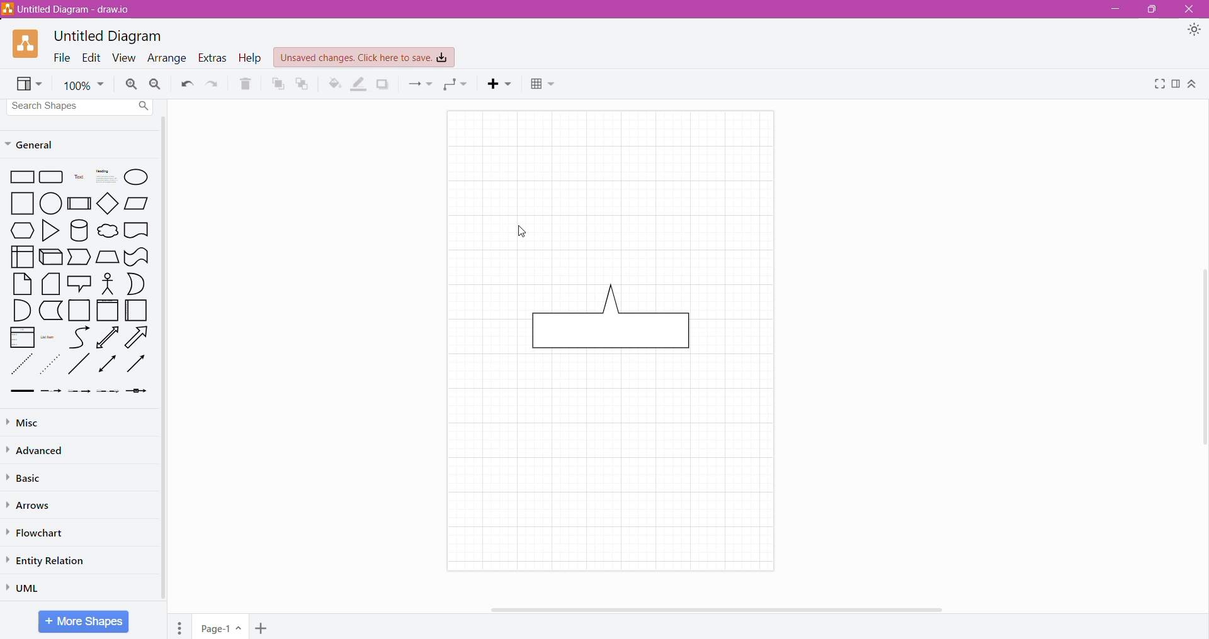 This screenshot has height=639, width=1209. What do you see at coordinates (132, 84) in the screenshot?
I see `zoom in` at bounding box center [132, 84].